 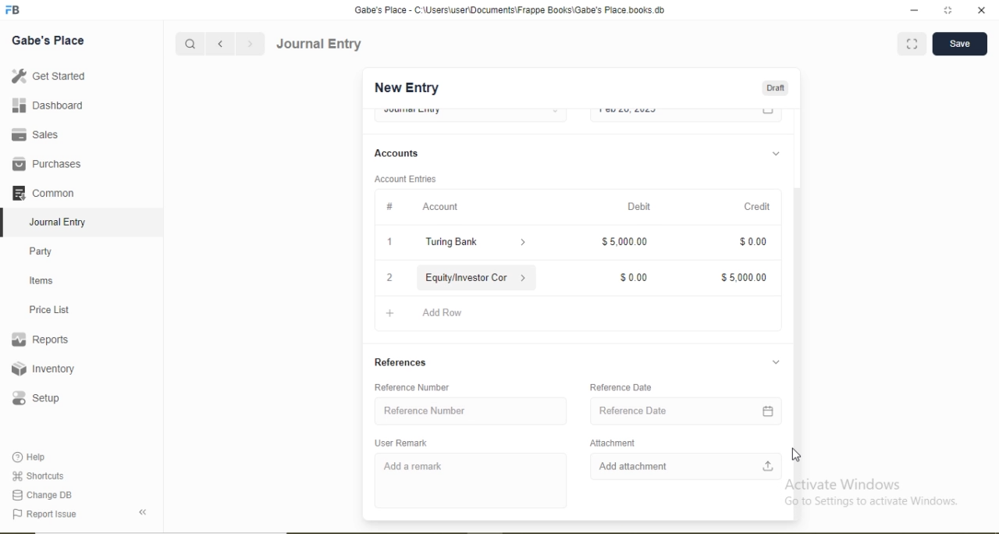 What do you see at coordinates (912, 43) in the screenshot?
I see `Full screen` at bounding box center [912, 43].